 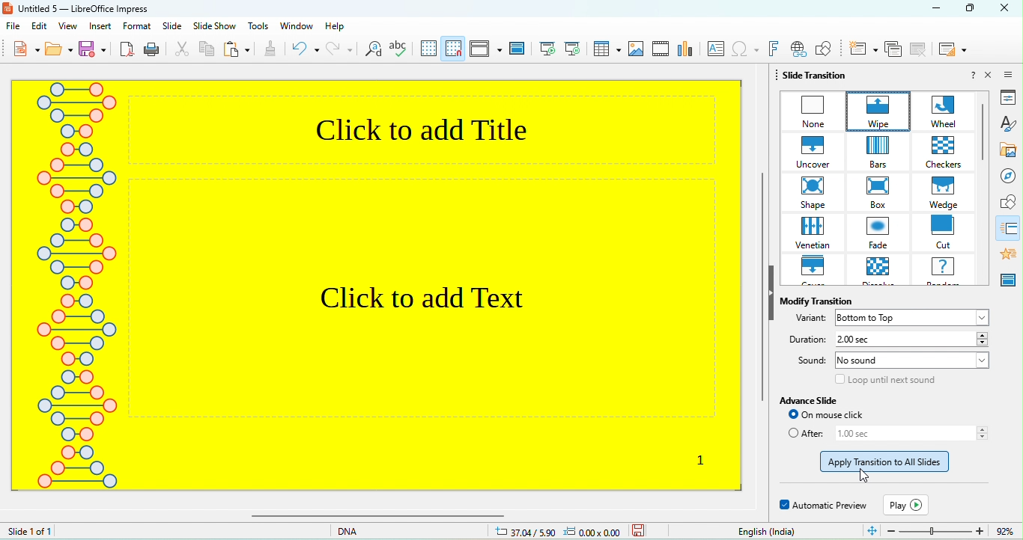 What do you see at coordinates (495, 517) in the screenshot?
I see `horizontal scroll bar` at bounding box center [495, 517].